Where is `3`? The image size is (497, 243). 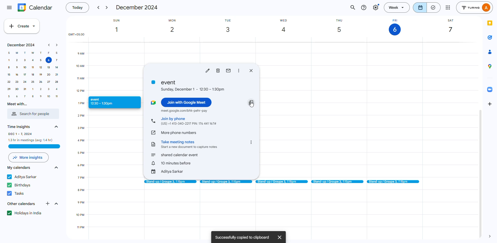
3 is located at coordinates (25, 60).